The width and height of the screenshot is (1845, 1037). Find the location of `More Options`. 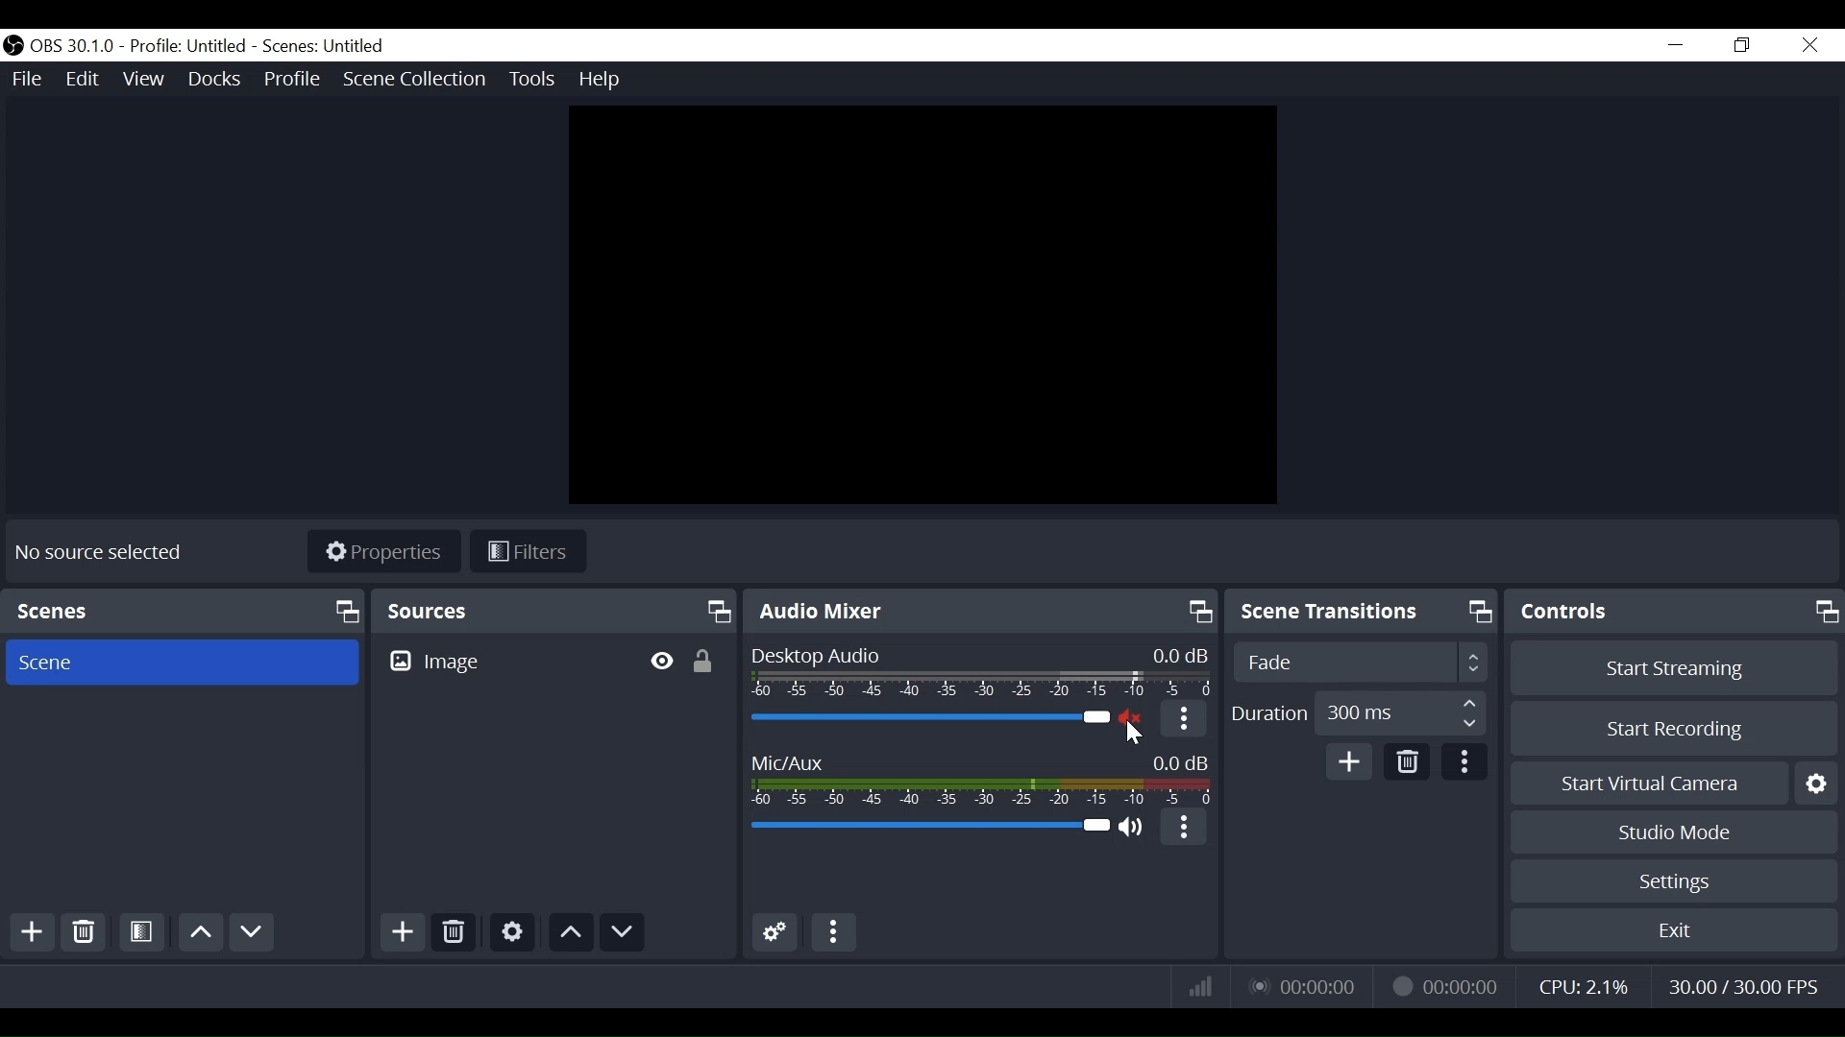

More Options is located at coordinates (1189, 723).